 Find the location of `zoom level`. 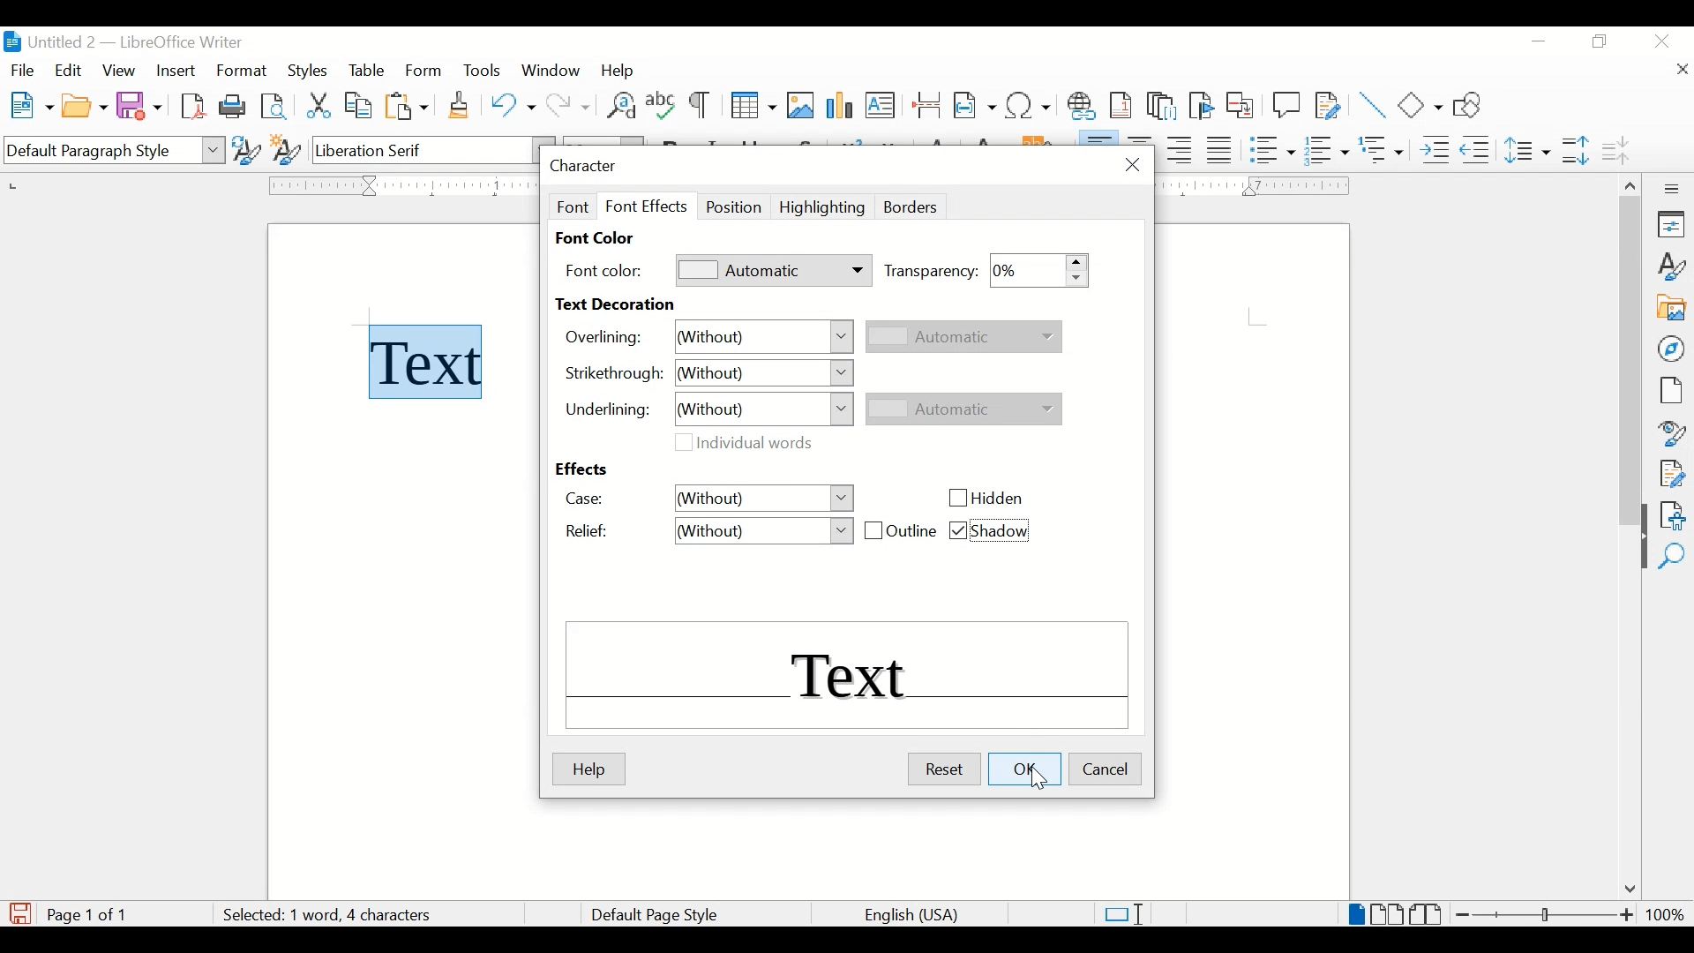

zoom level is located at coordinates (1665, 914).